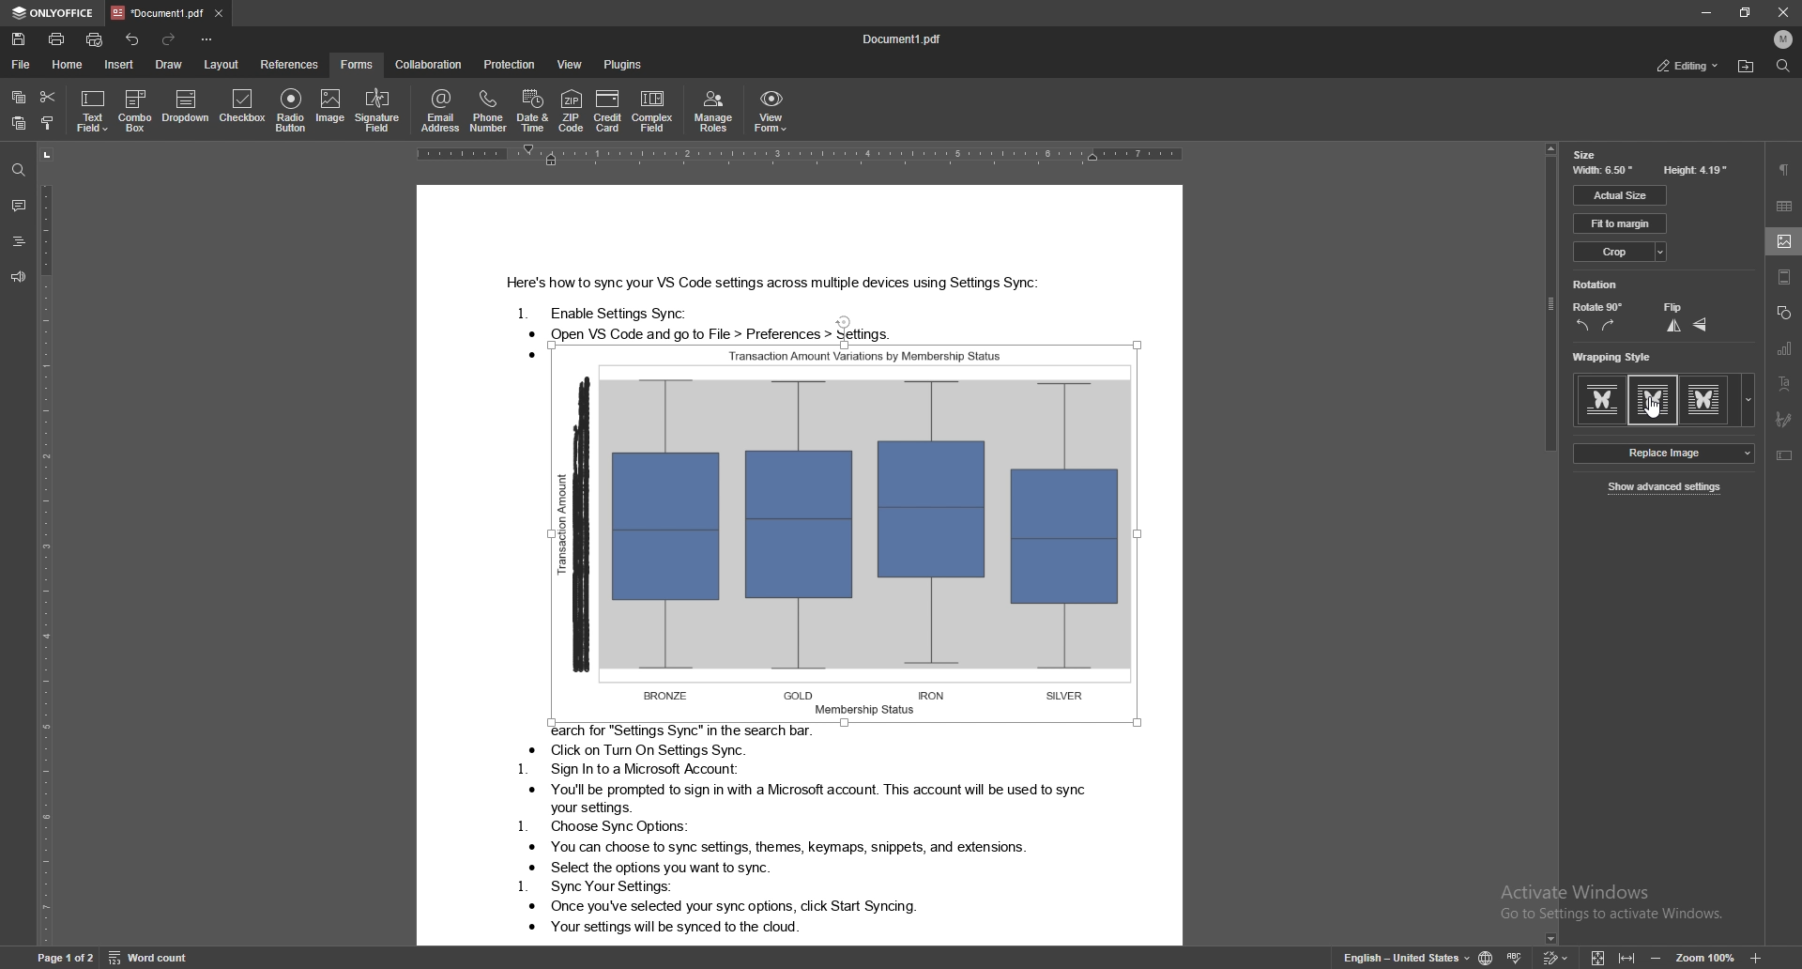 The image size is (1802, 969). What do you see at coordinates (1672, 325) in the screenshot?
I see `flip ` at bounding box center [1672, 325].